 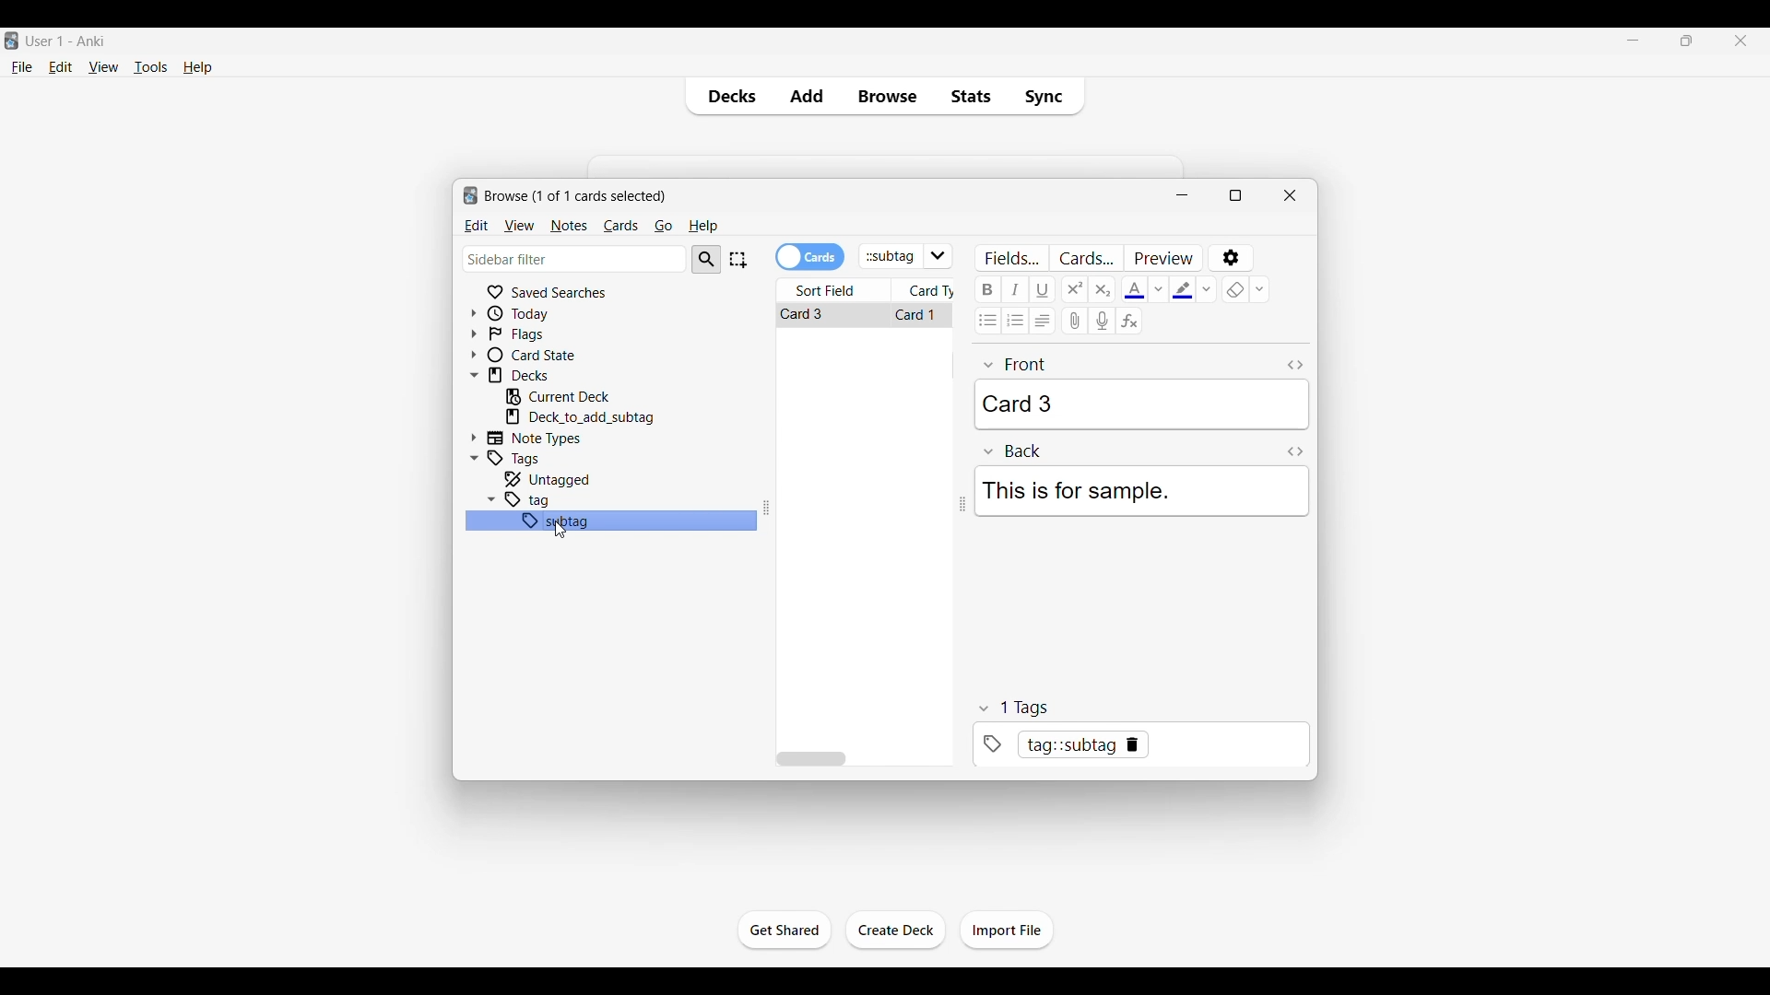 What do you see at coordinates (468, 196) in the screenshot?
I see `logo` at bounding box center [468, 196].